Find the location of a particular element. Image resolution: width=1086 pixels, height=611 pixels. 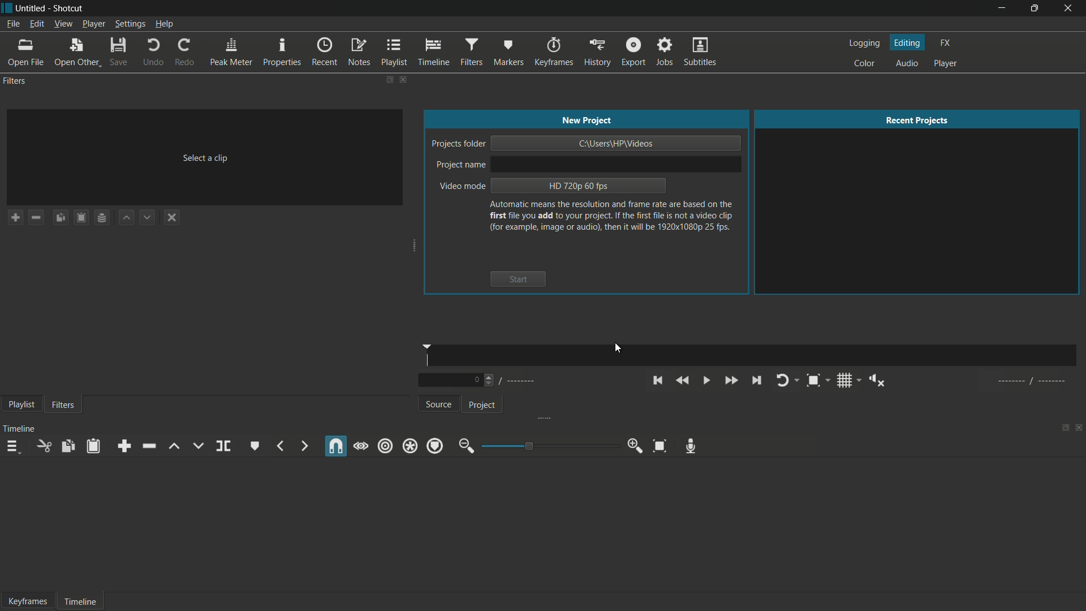

quickly play backward is located at coordinates (681, 380).